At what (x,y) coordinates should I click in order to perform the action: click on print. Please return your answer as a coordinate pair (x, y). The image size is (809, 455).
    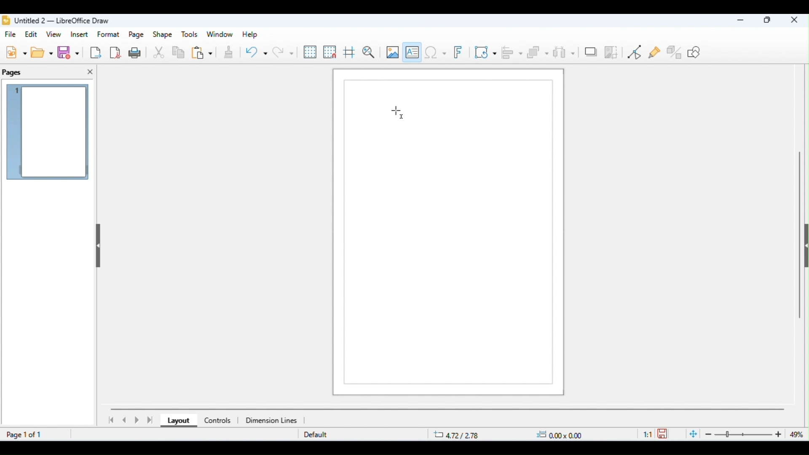
    Looking at the image, I should click on (137, 52).